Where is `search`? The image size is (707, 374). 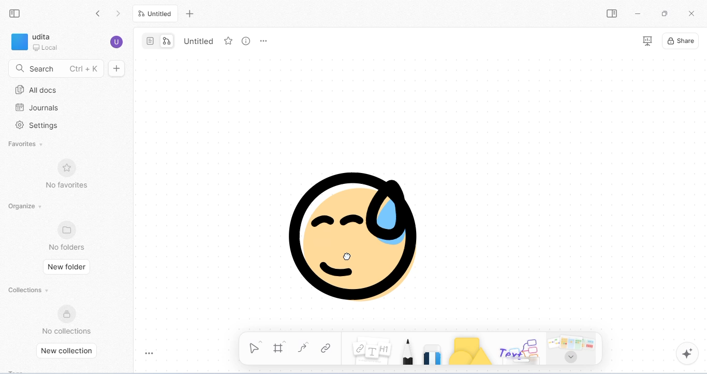
search is located at coordinates (56, 67).